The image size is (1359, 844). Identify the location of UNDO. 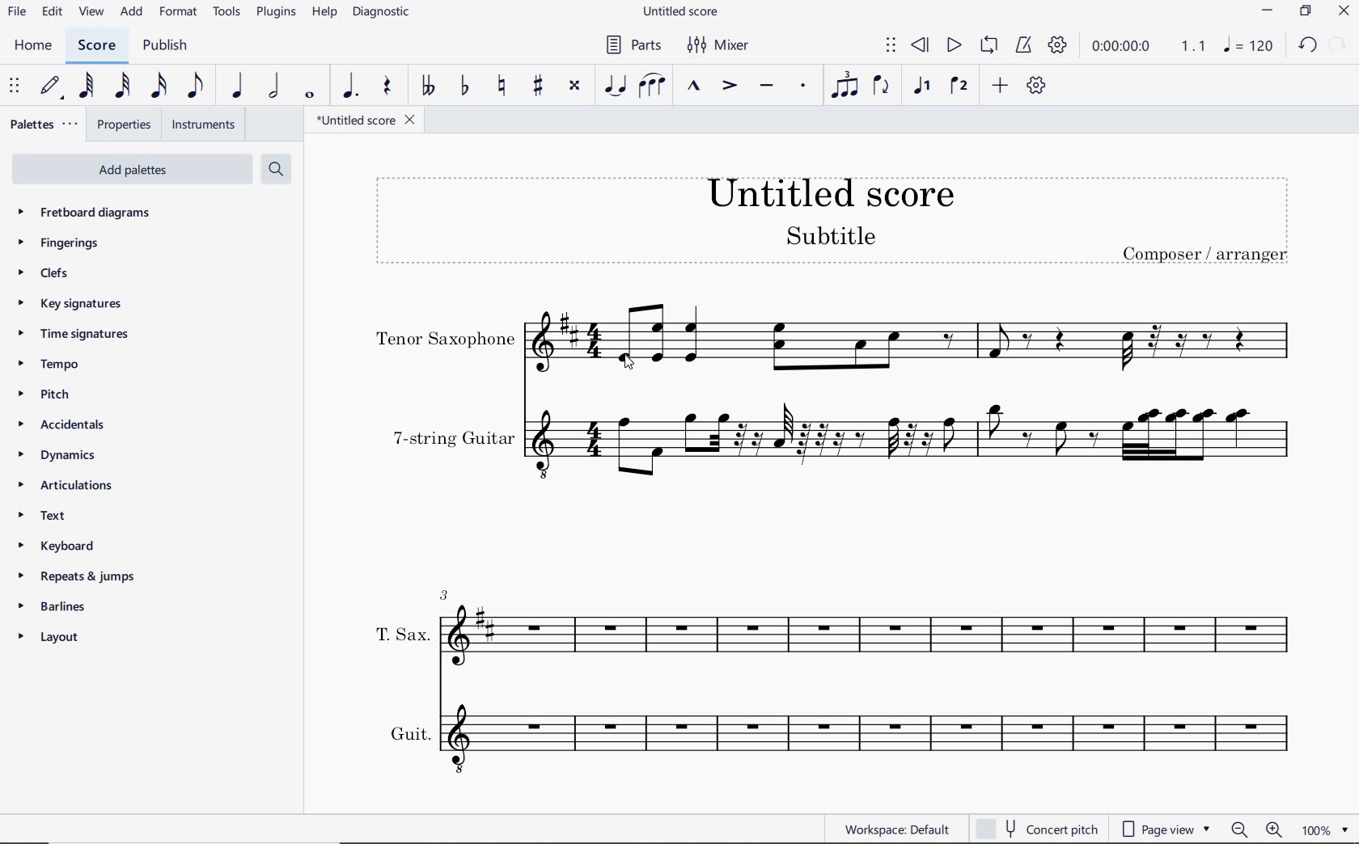
(1308, 47).